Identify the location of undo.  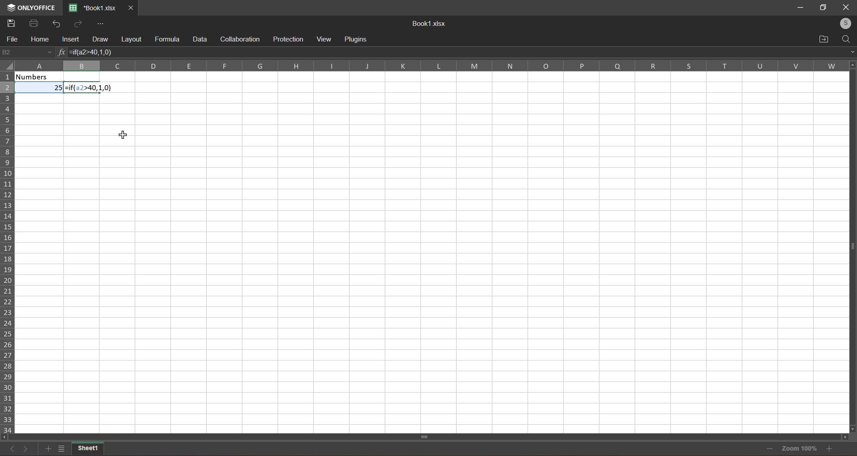
(54, 23).